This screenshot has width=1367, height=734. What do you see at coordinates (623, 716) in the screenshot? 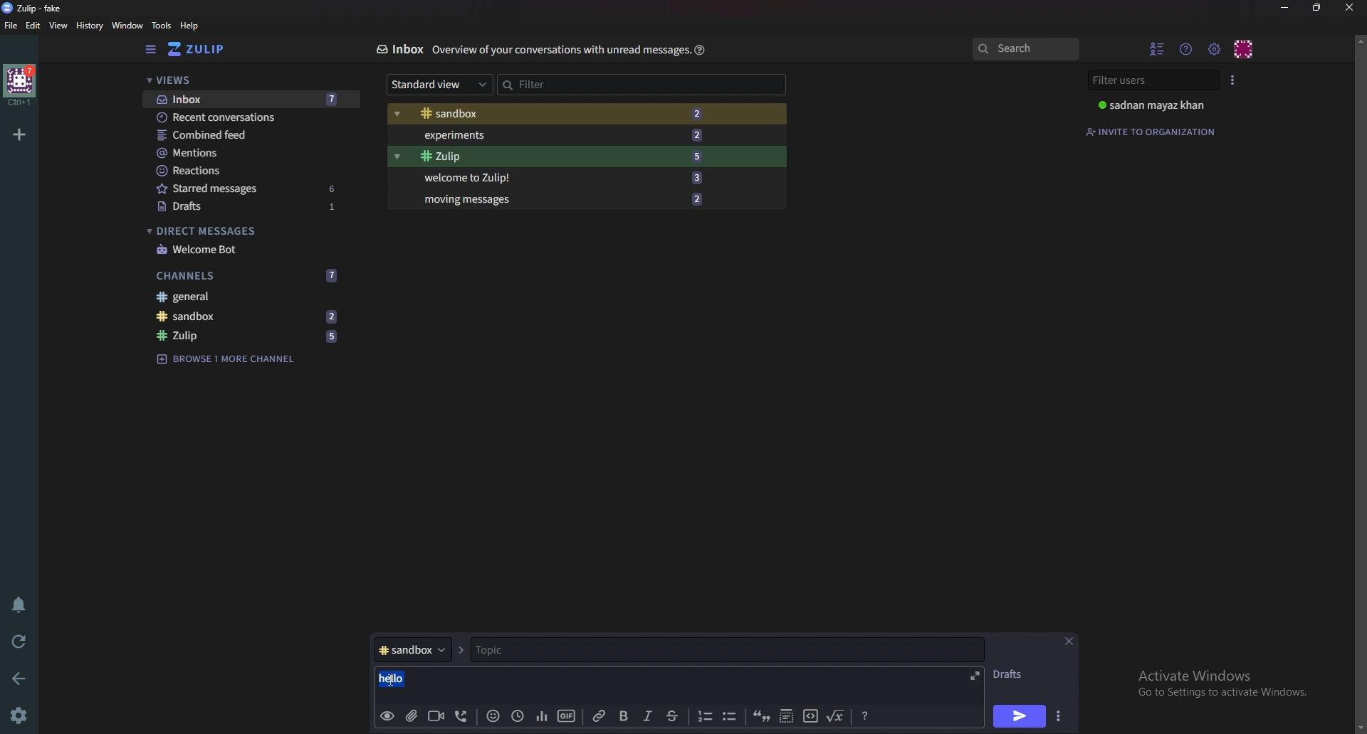
I see `Bold` at bounding box center [623, 716].